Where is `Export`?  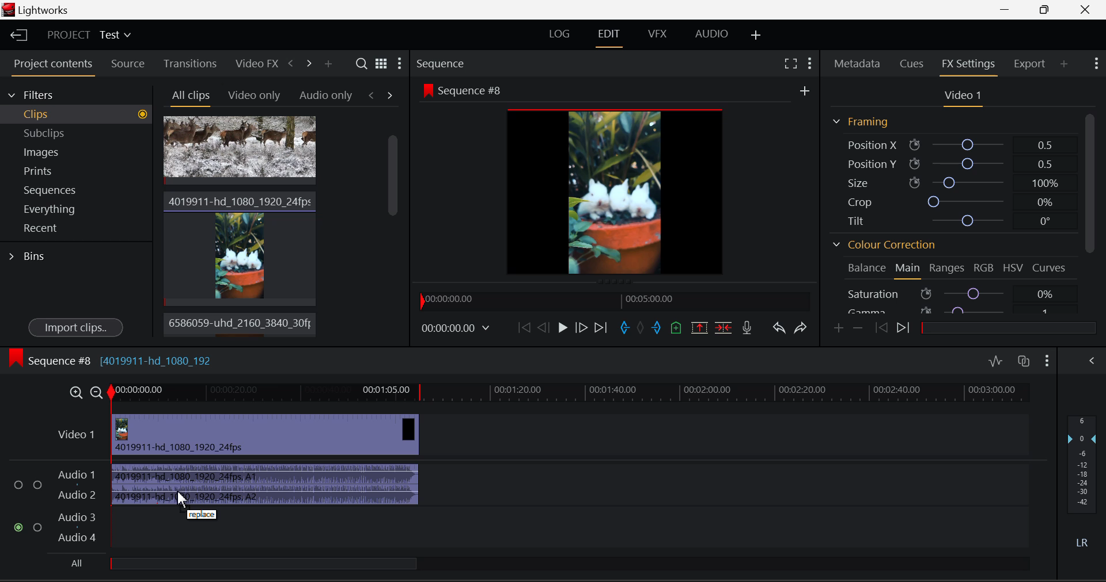 Export is located at coordinates (1029, 64).